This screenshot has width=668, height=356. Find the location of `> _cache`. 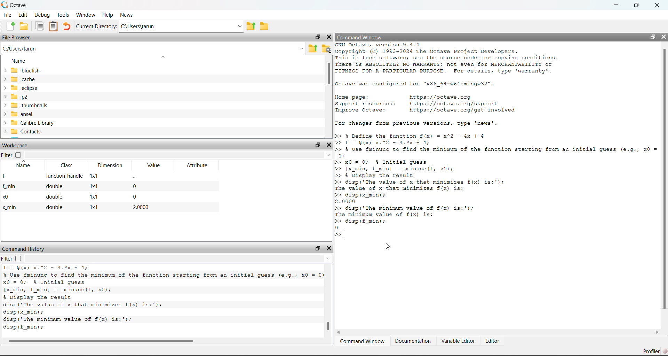

> _cache is located at coordinates (21, 79).